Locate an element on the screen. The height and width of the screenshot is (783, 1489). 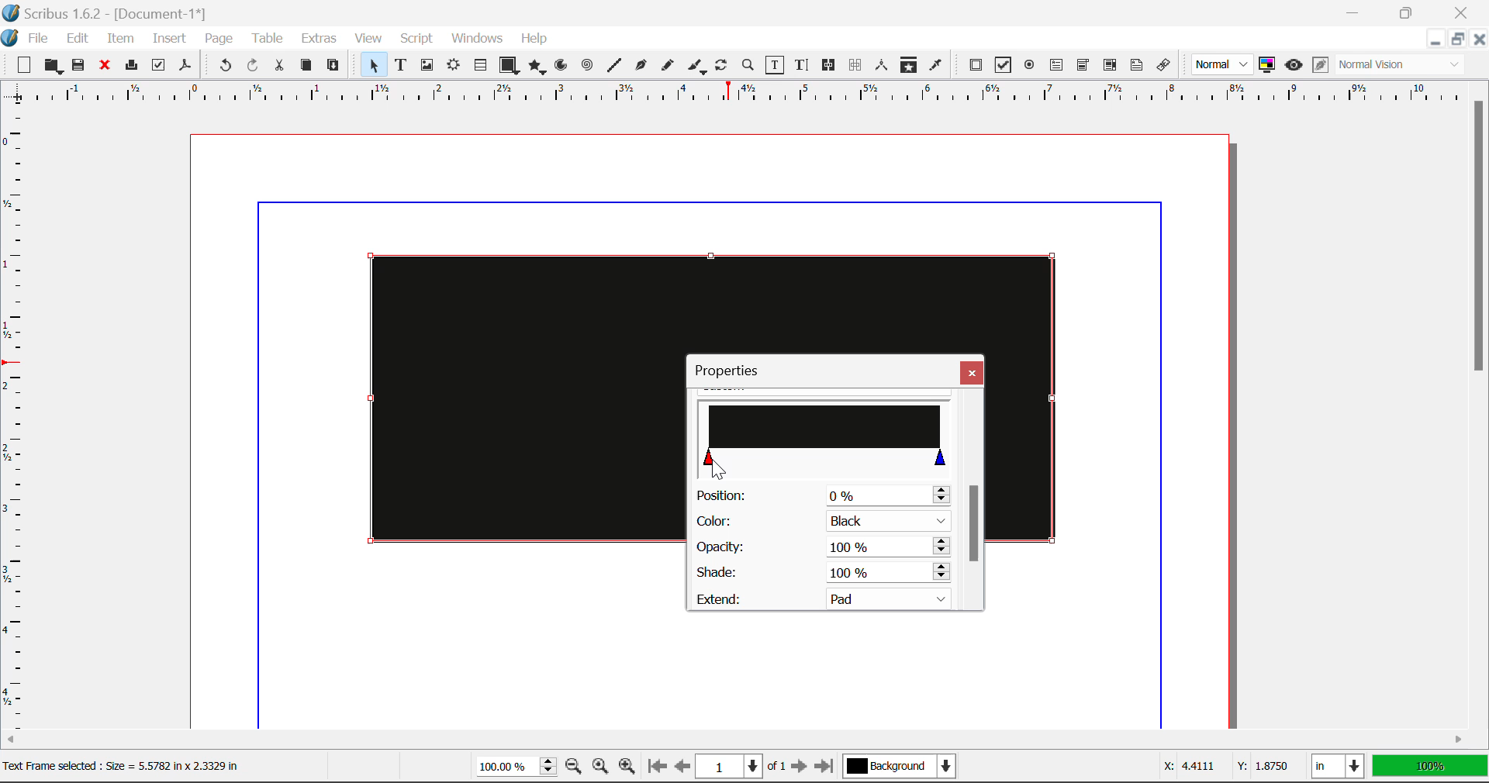
Text Frames is located at coordinates (401, 67).